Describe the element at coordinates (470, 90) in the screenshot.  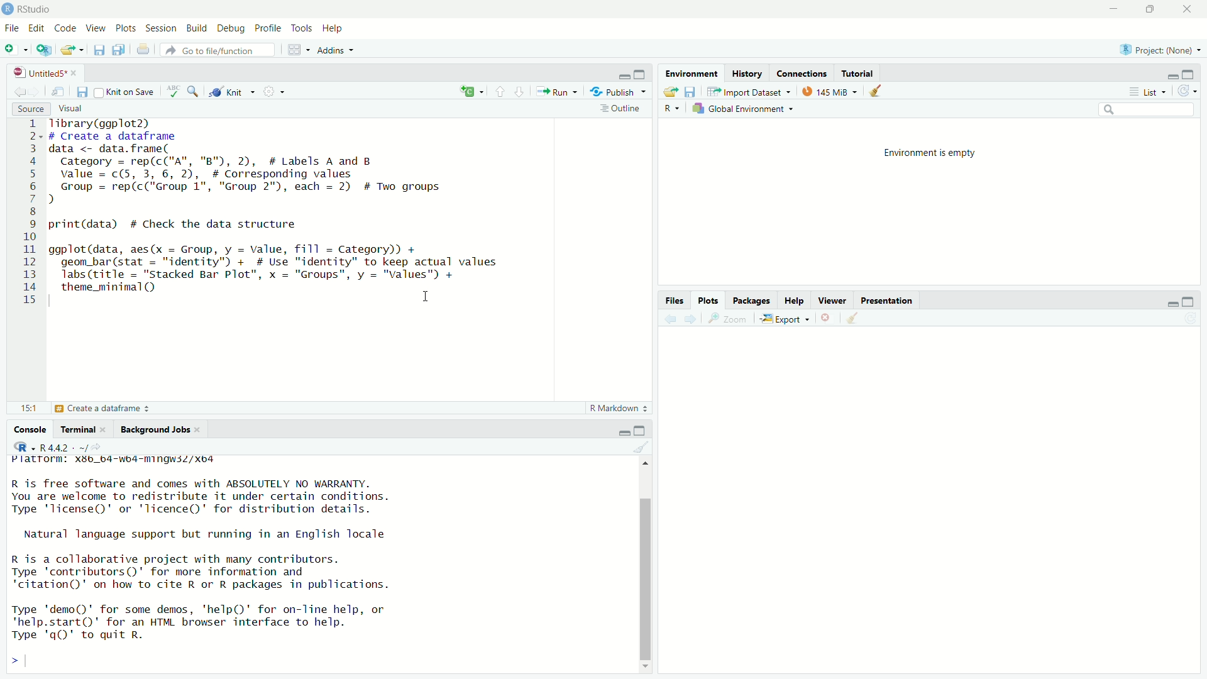
I see `Insert new code chunk` at that location.